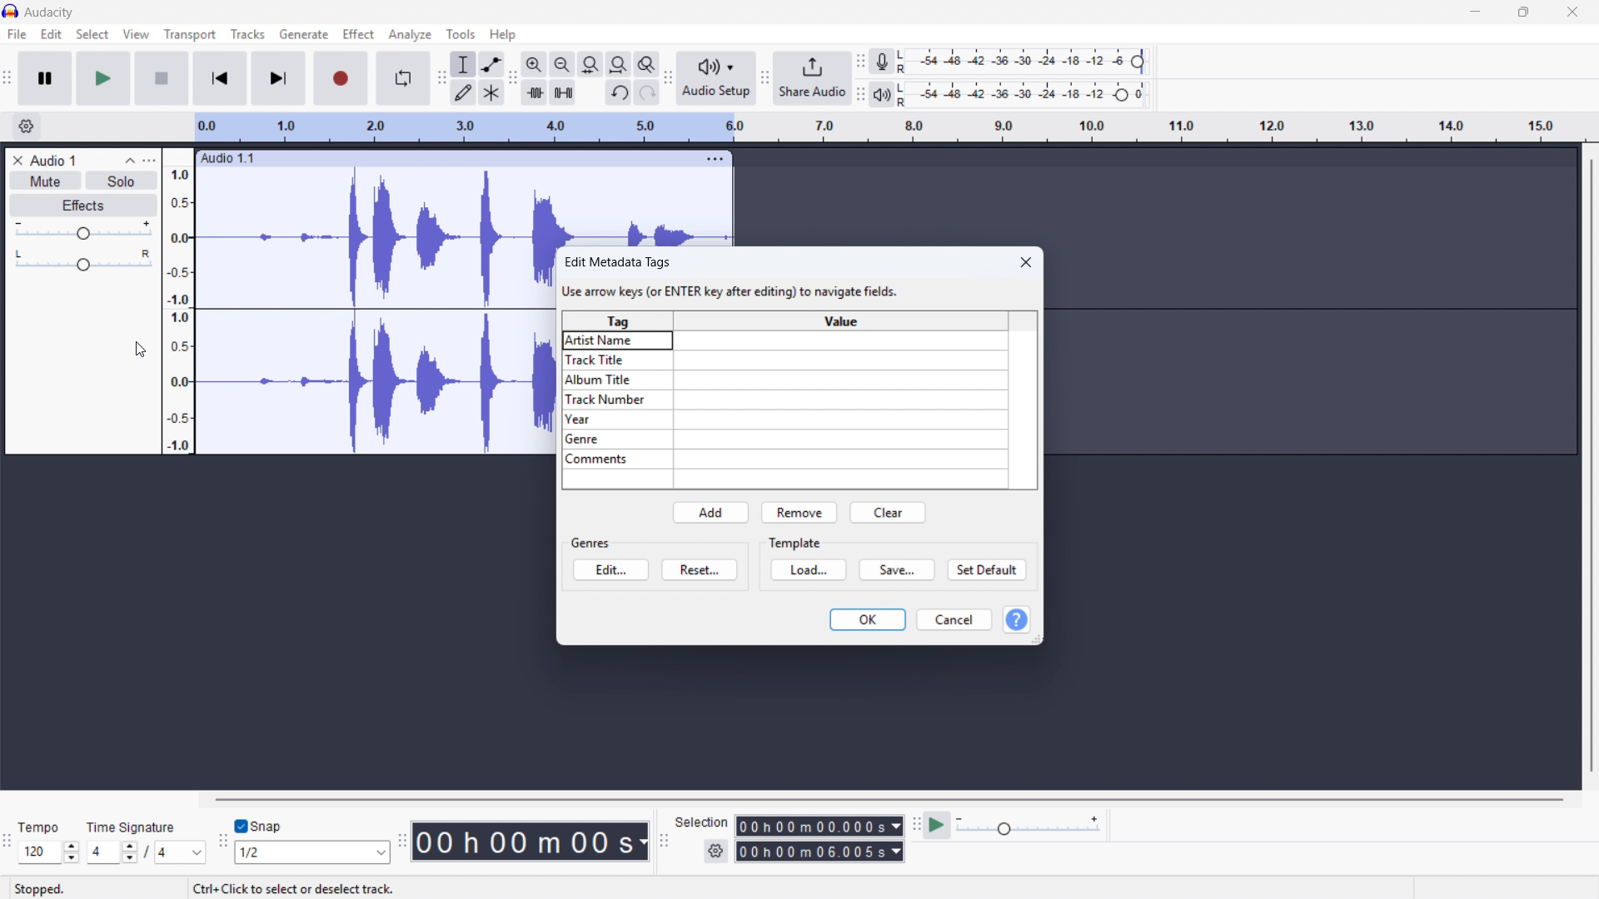 The width and height of the screenshot is (1599, 899). Describe the element at coordinates (17, 160) in the screenshot. I see `remove track` at that location.